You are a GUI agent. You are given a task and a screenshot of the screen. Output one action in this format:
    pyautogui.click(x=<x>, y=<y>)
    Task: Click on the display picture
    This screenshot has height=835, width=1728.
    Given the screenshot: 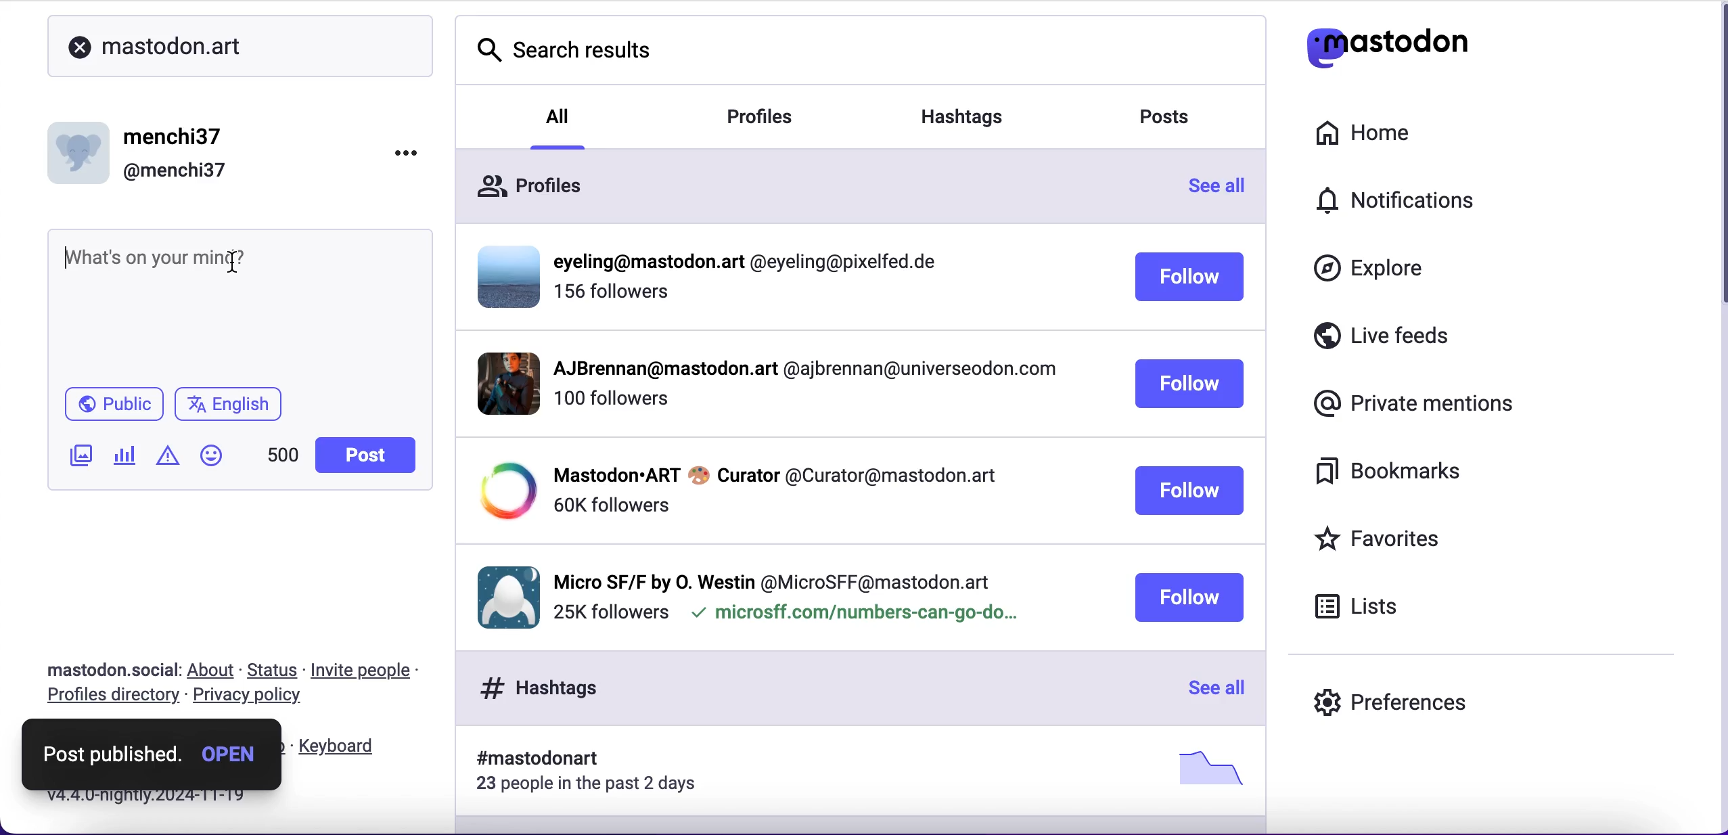 What is the action you would take?
    pyautogui.click(x=503, y=275)
    